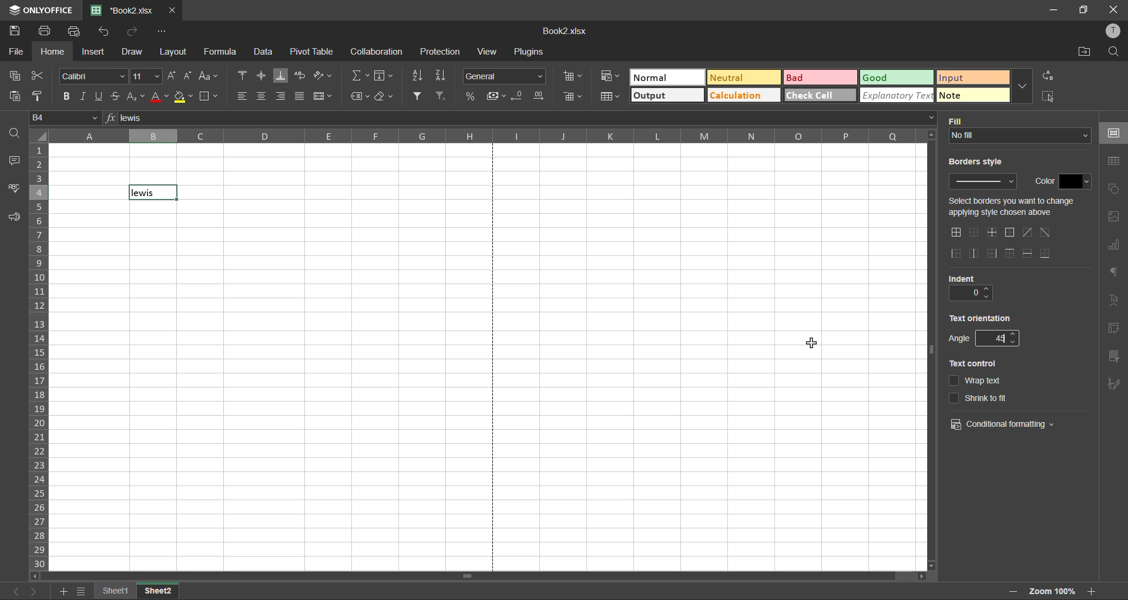 The height and width of the screenshot is (600, 1128). I want to click on clear, so click(384, 96).